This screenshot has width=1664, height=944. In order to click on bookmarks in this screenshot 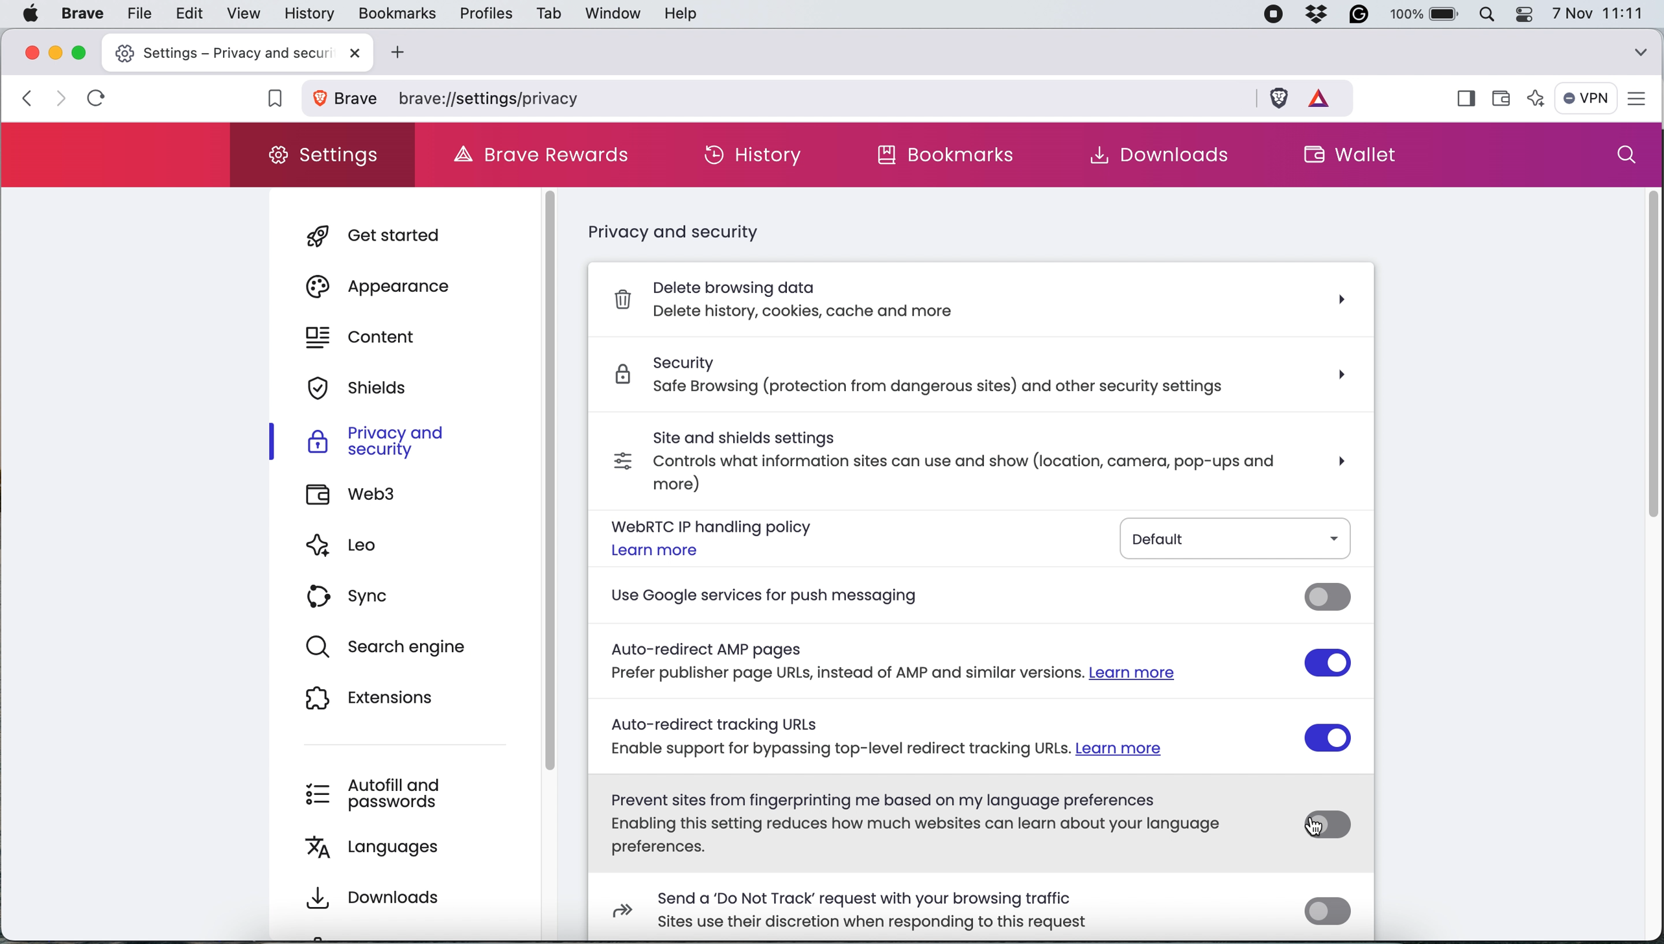, I will do `click(950, 156)`.